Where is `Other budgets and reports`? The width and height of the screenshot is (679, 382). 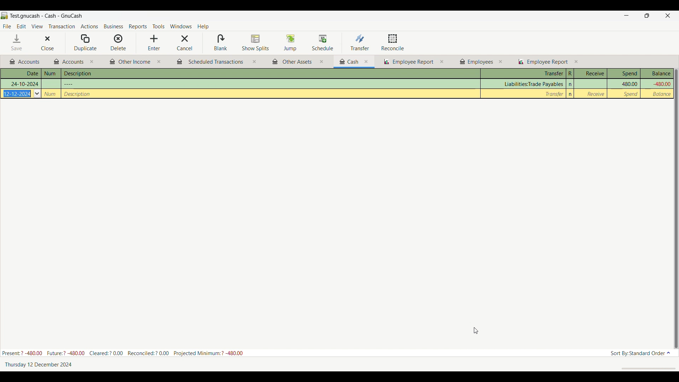 Other budgets and reports is located at coordinates (350, 62).